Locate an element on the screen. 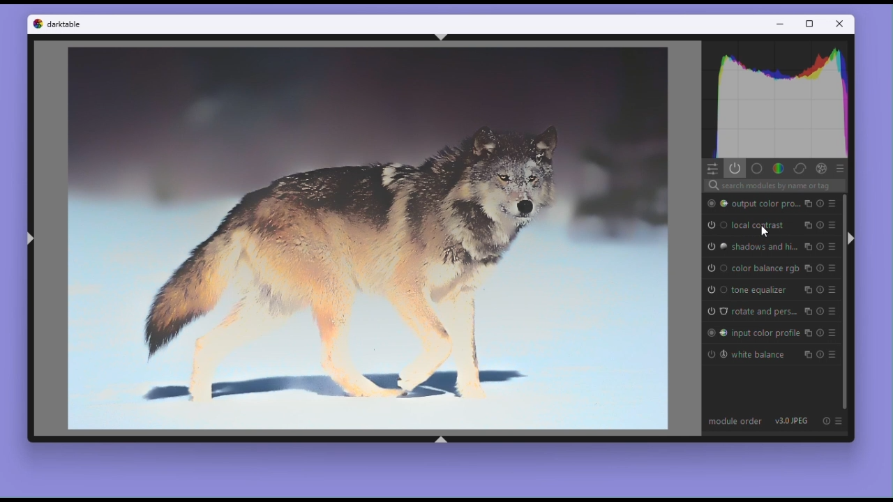 The height and width of the screenshot is (502, 893). shift+ctrl+l is located at coordinates (29, 241).